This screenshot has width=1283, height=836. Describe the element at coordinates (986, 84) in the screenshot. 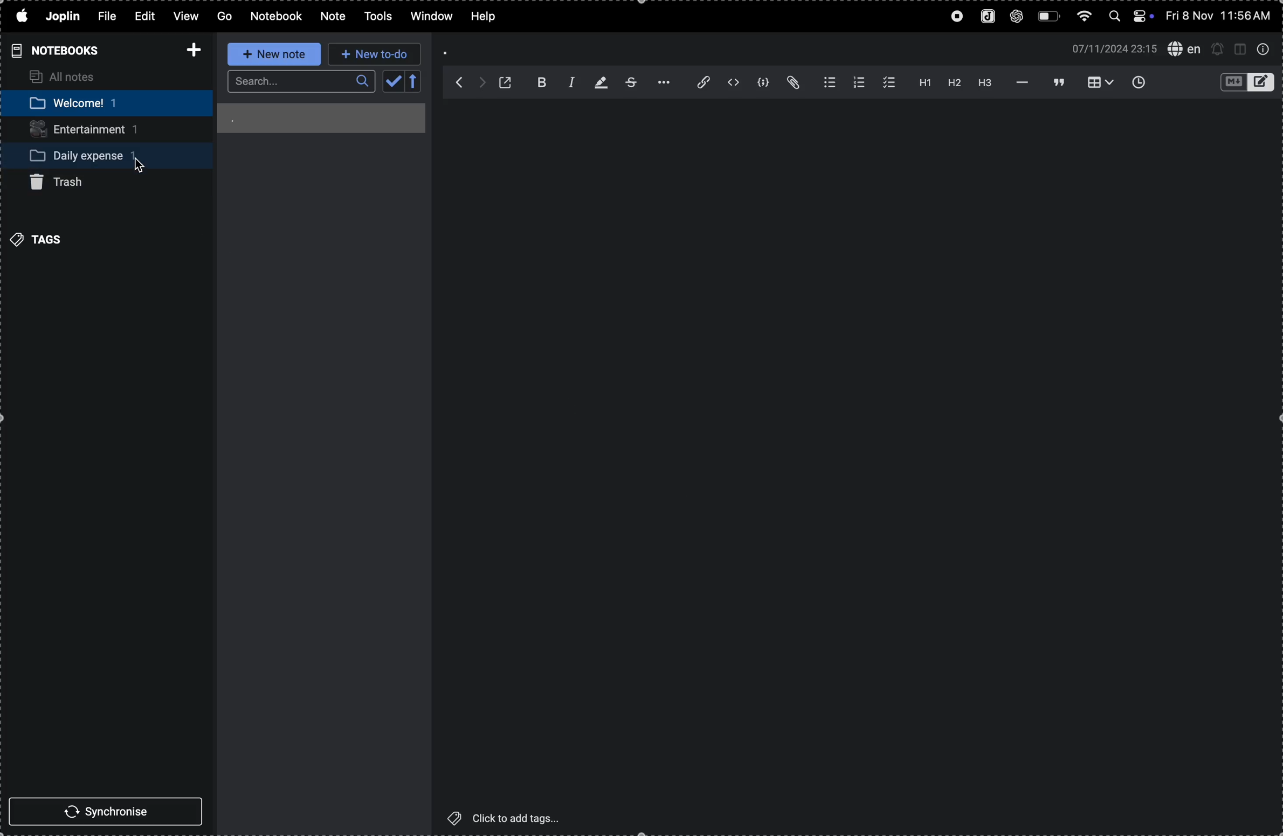

I see `heading 3` at that location.